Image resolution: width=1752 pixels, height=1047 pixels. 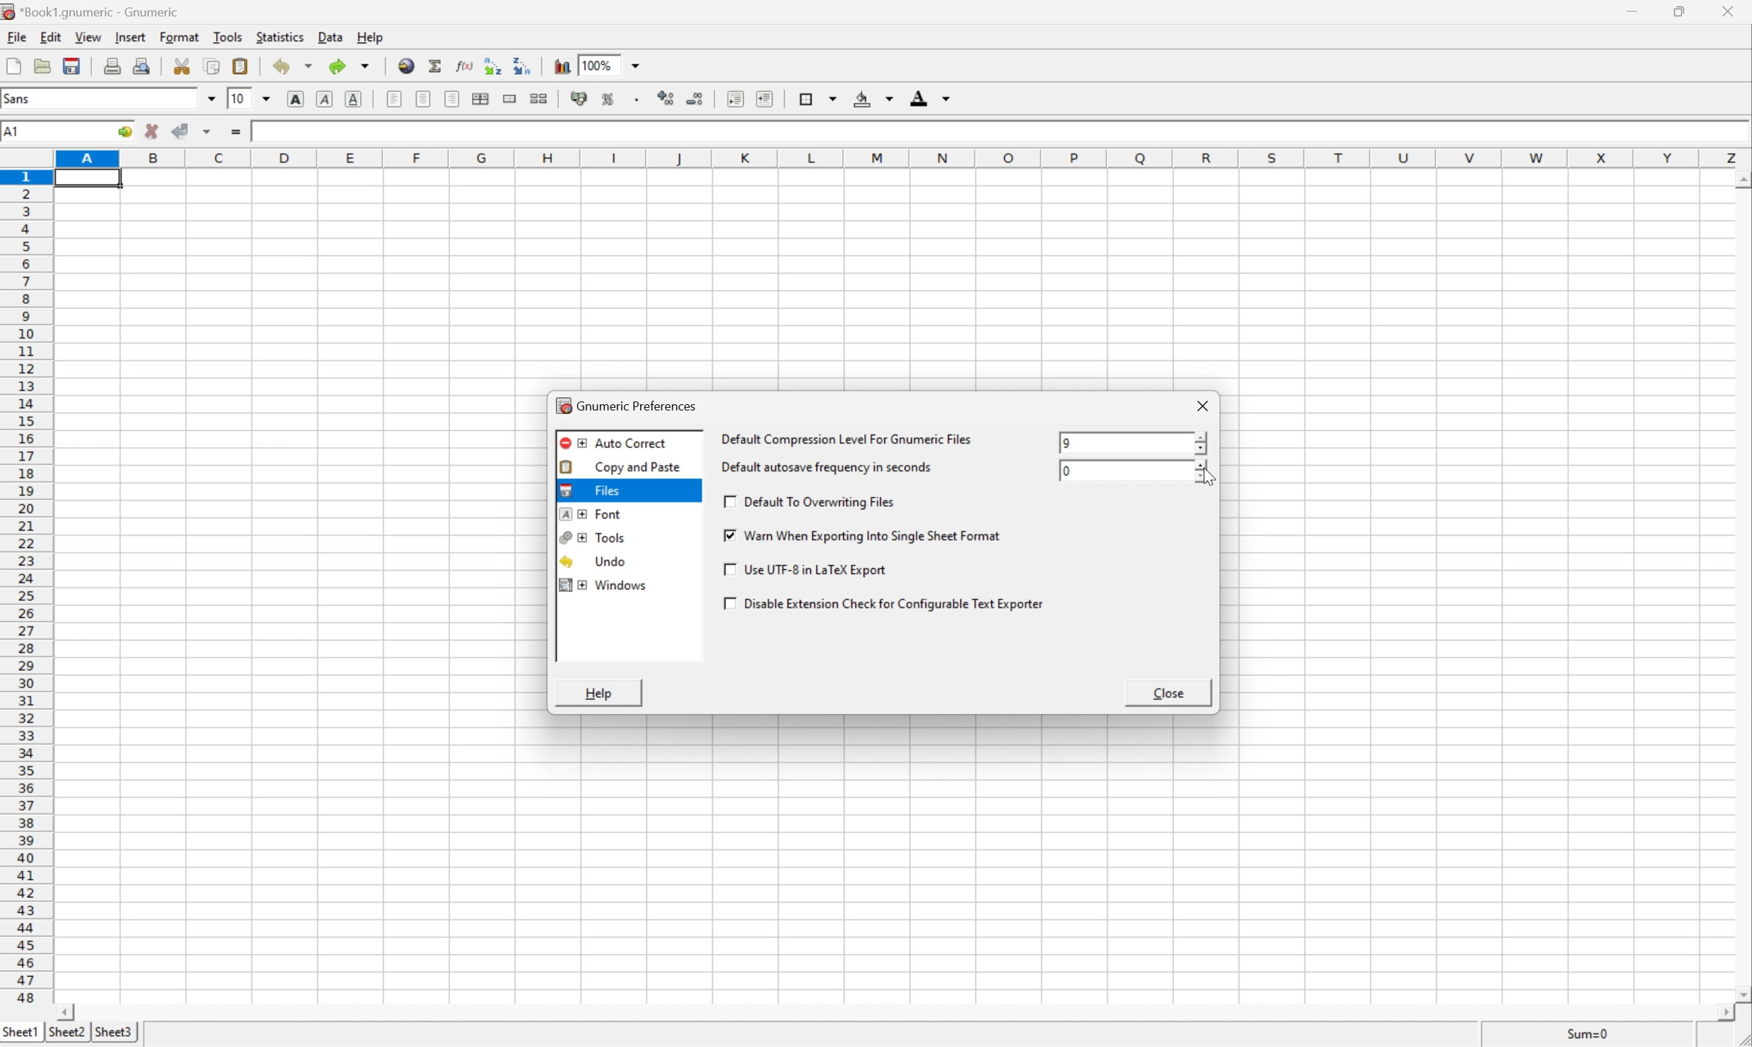 What do you see at coordinates (44, 64) in the screenshot?
I see `open a file` at bounding box center [44, 64].